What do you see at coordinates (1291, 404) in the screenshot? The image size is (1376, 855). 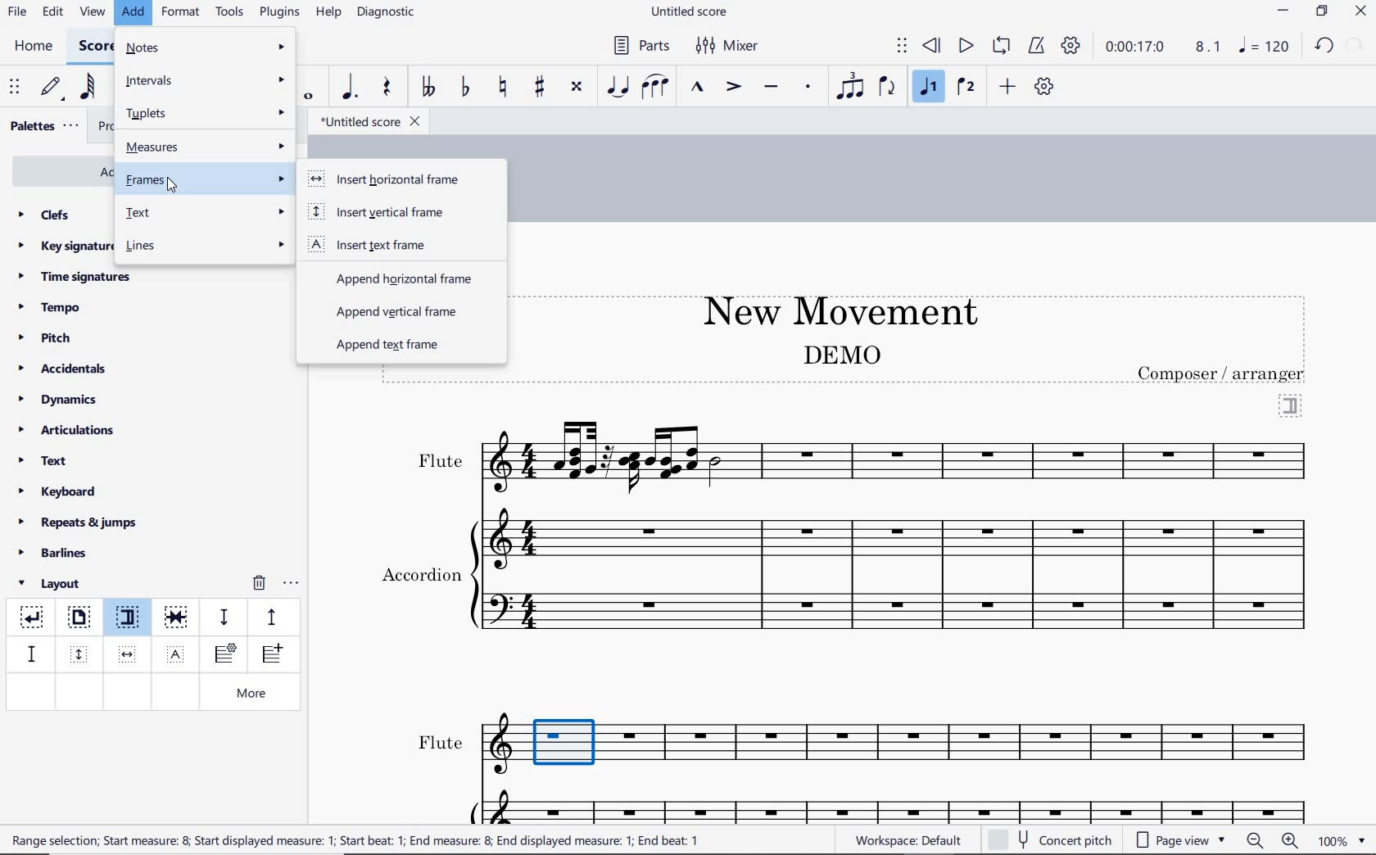 I see `section break` at bounding box center [1291, 404].